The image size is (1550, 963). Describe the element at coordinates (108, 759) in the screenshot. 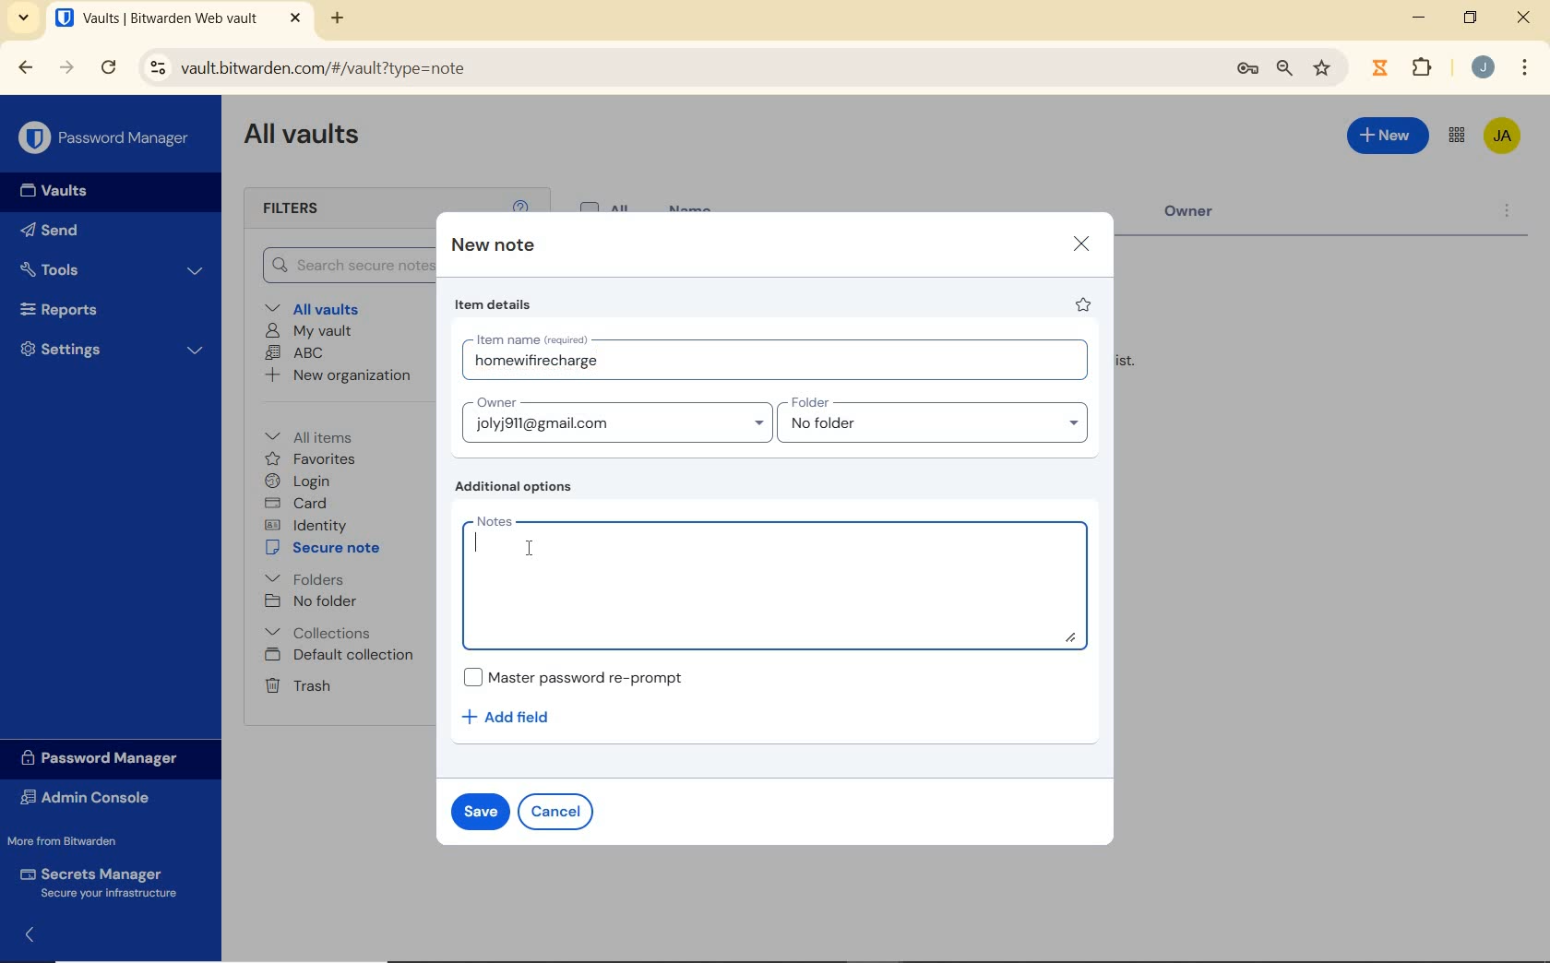

I see `Password Manager` at that location.